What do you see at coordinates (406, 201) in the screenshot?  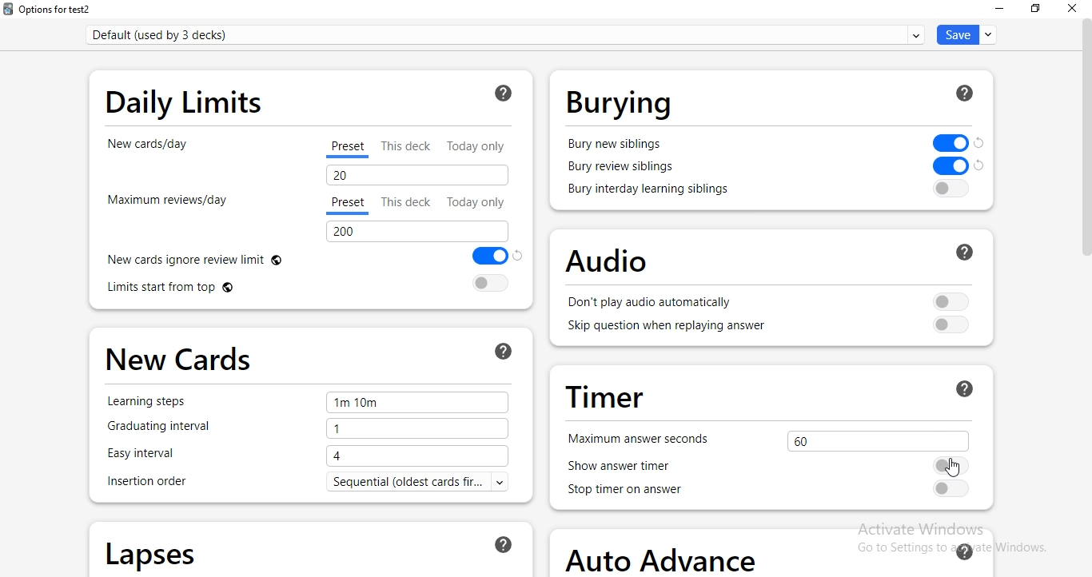 I see `This deck` at bounding box center [406, 201].